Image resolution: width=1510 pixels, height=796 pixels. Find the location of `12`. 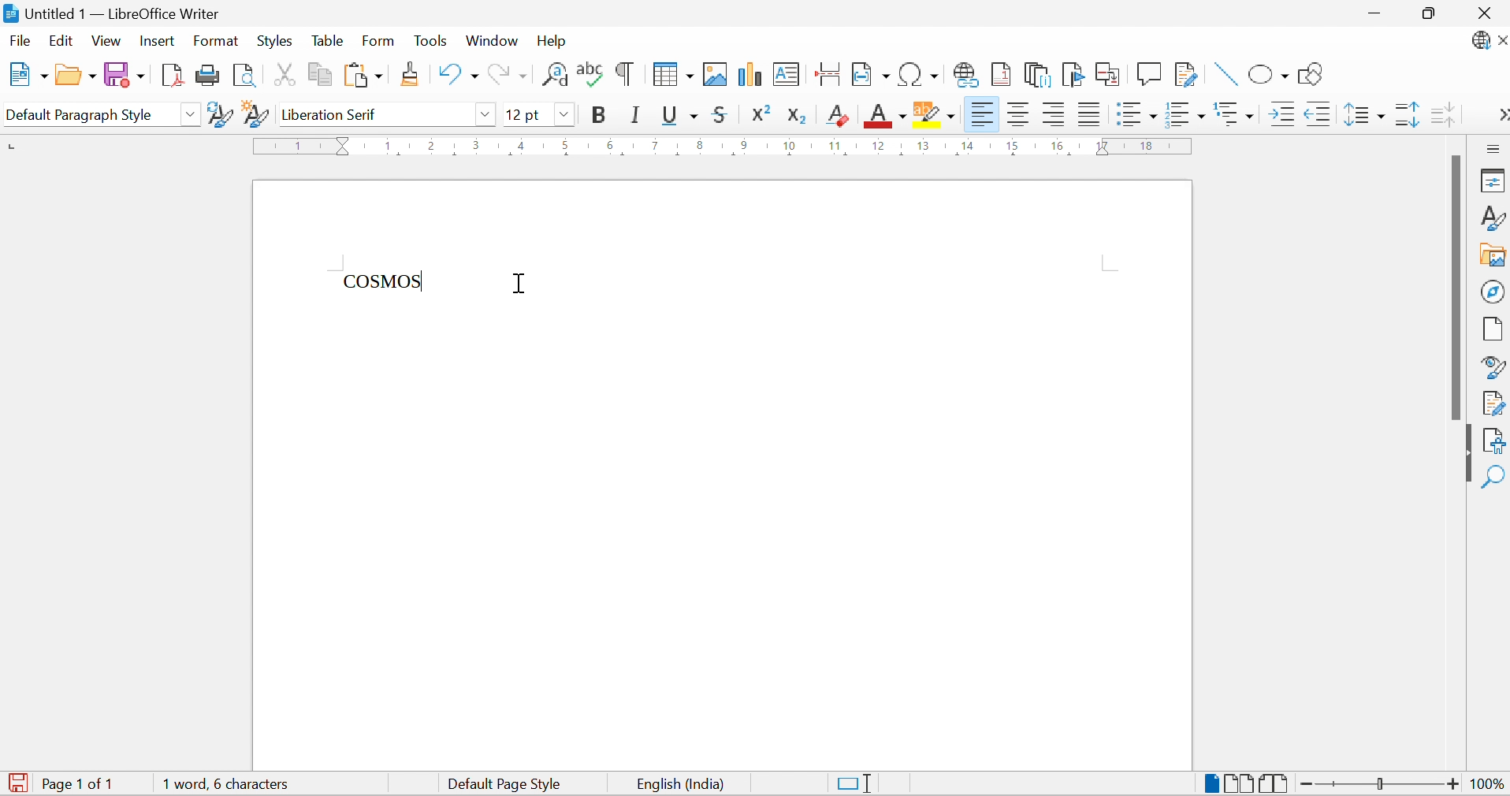

12 is located at coordinates (880, 147).